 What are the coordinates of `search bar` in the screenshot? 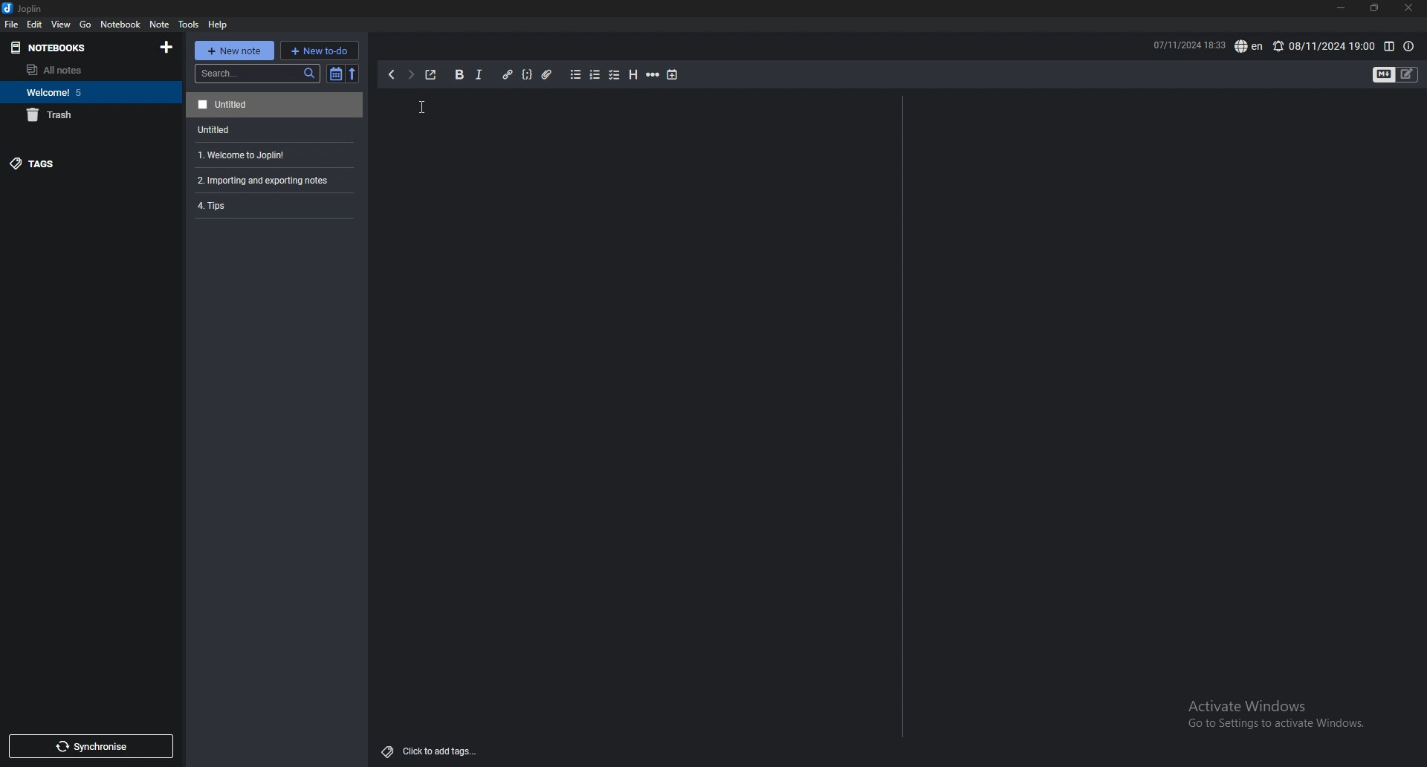 It's located at (257, 74).